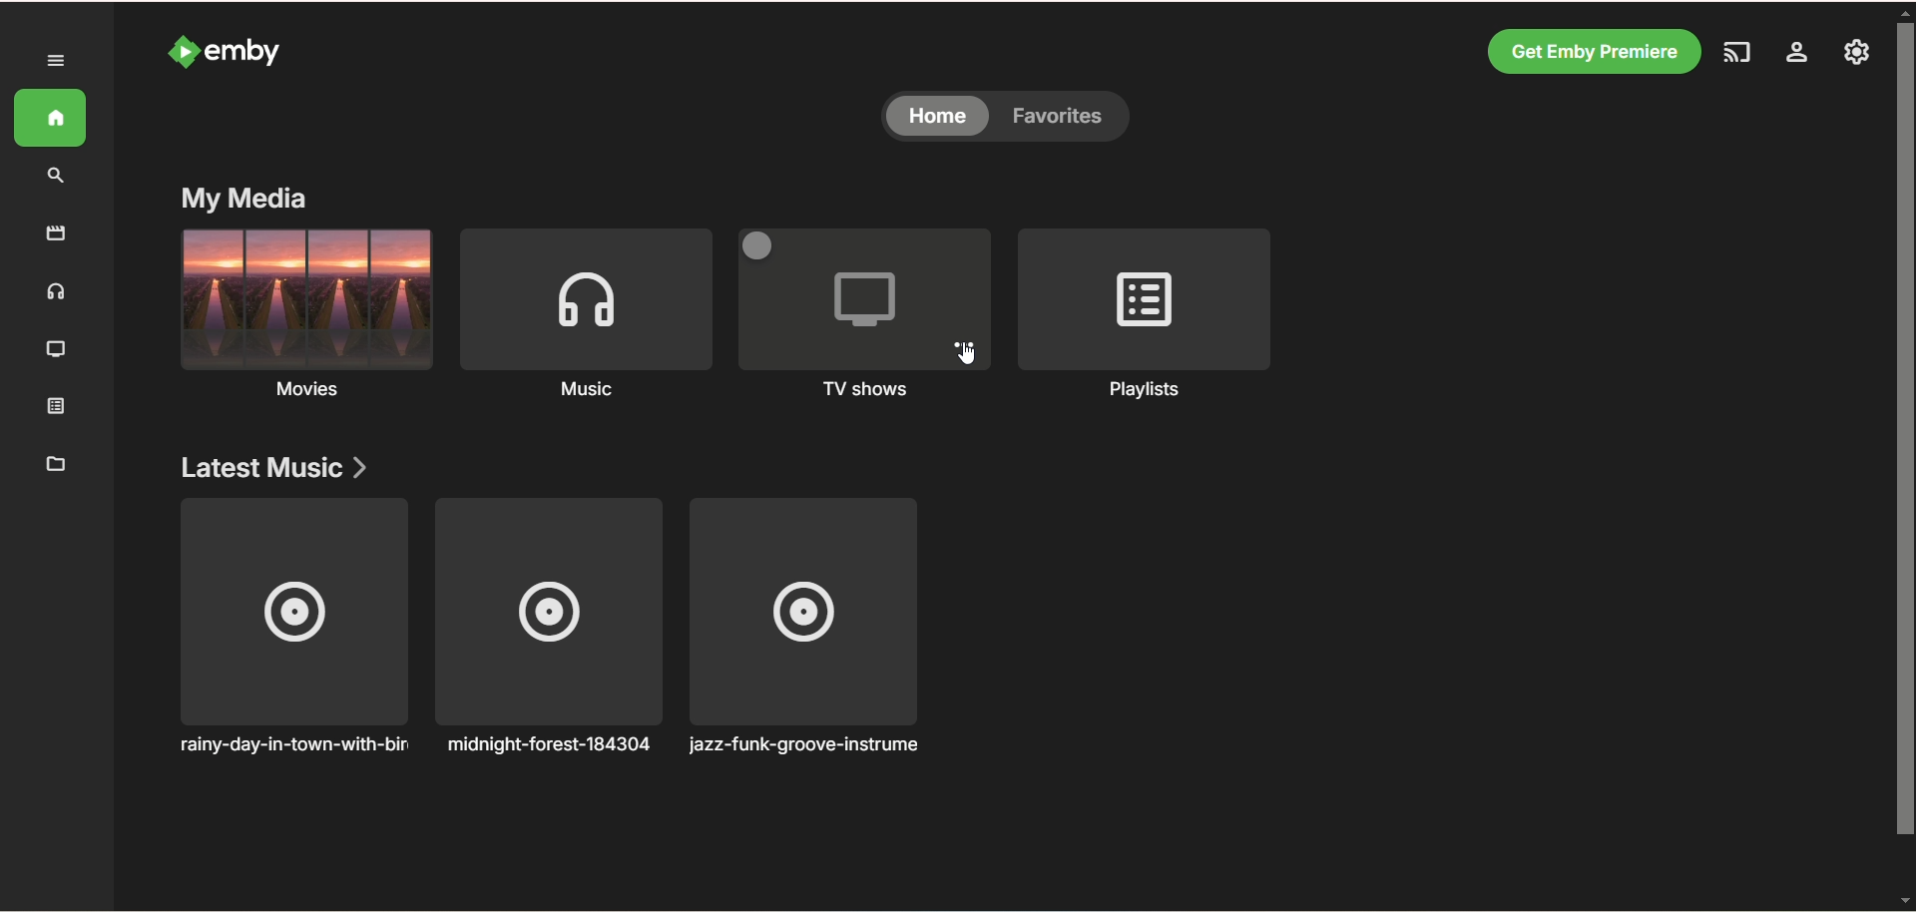 The width and height of the screenshot is (1916, 912). I want to click on latest music, so click(273, 469).